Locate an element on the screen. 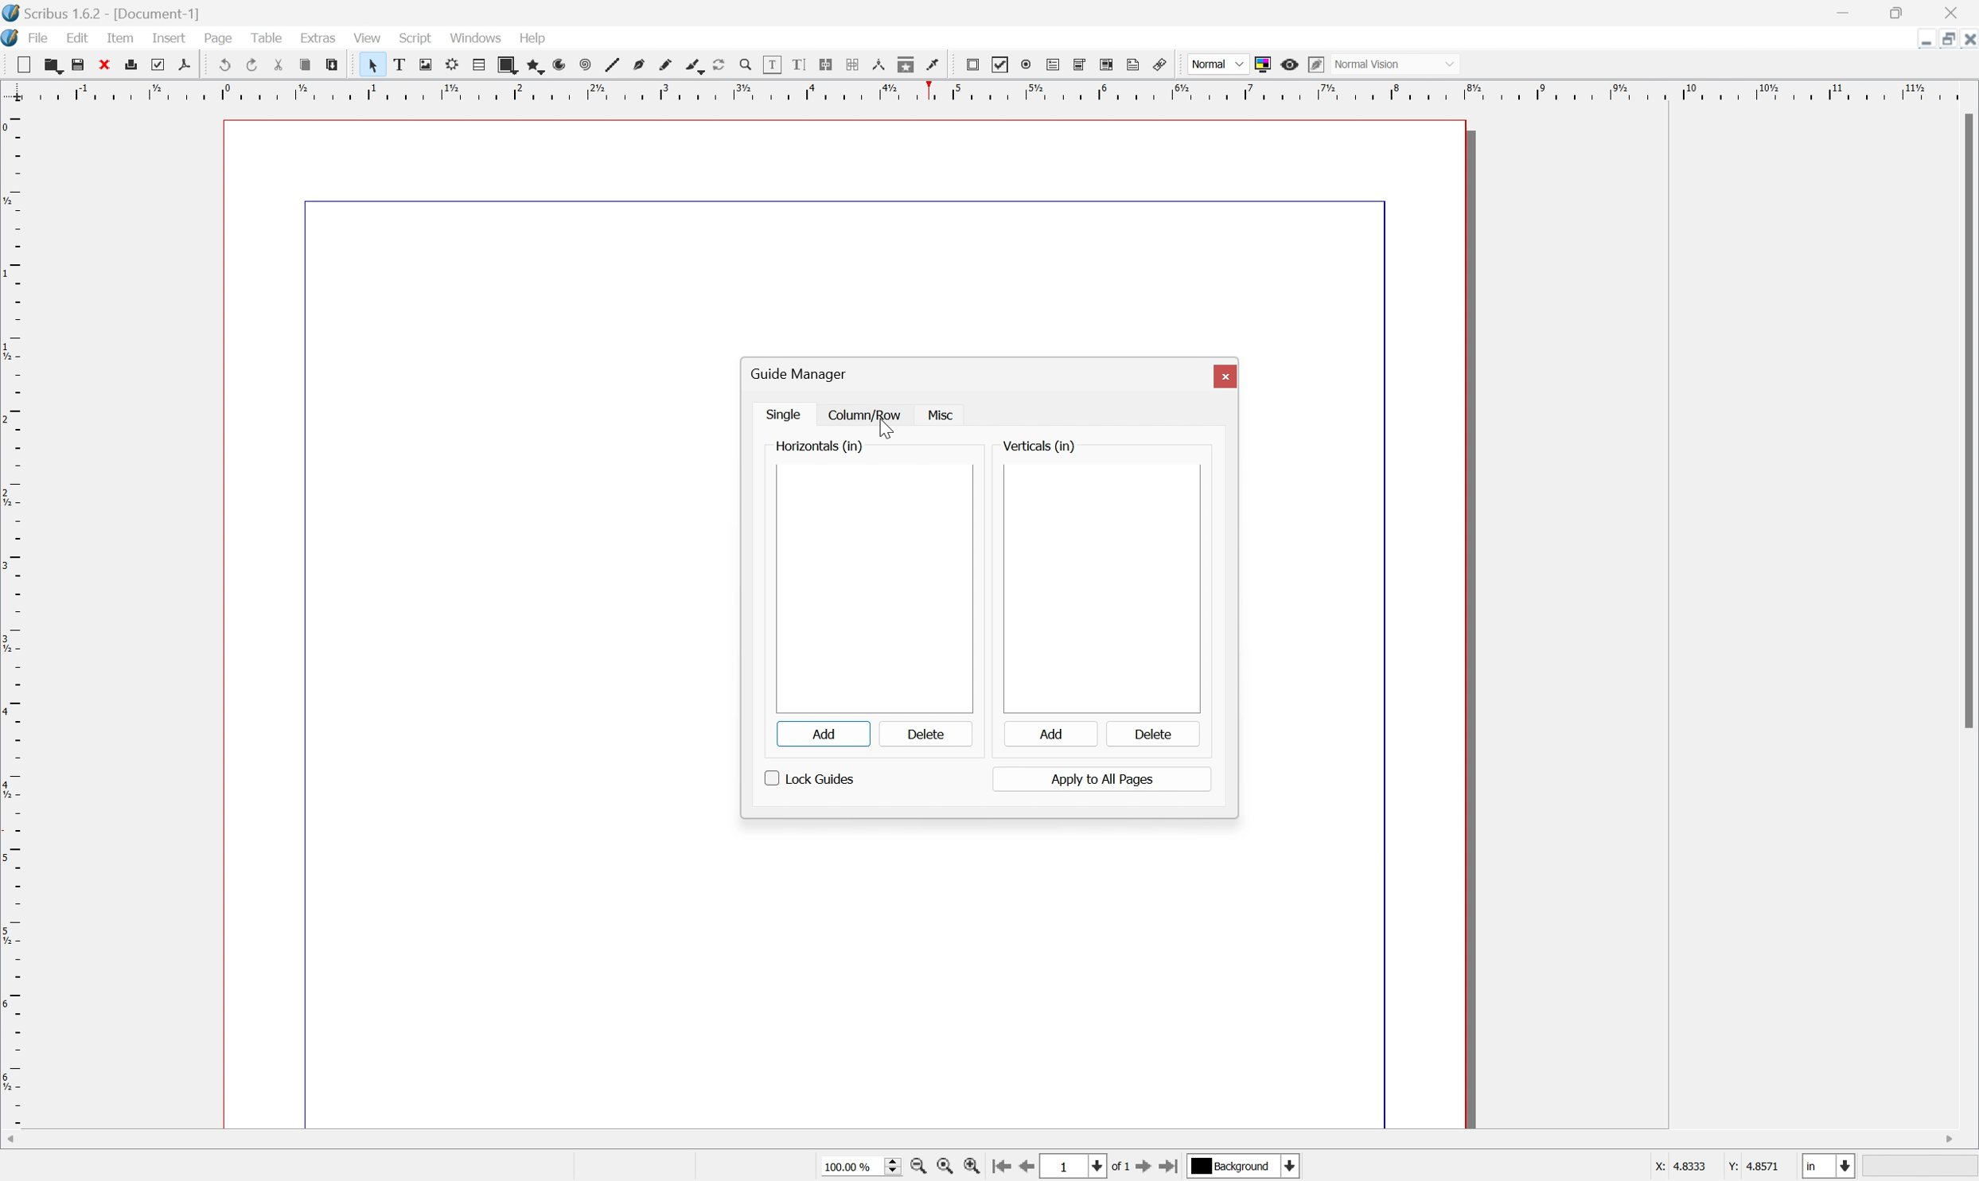  ruler is located at coordinates (13, 615).